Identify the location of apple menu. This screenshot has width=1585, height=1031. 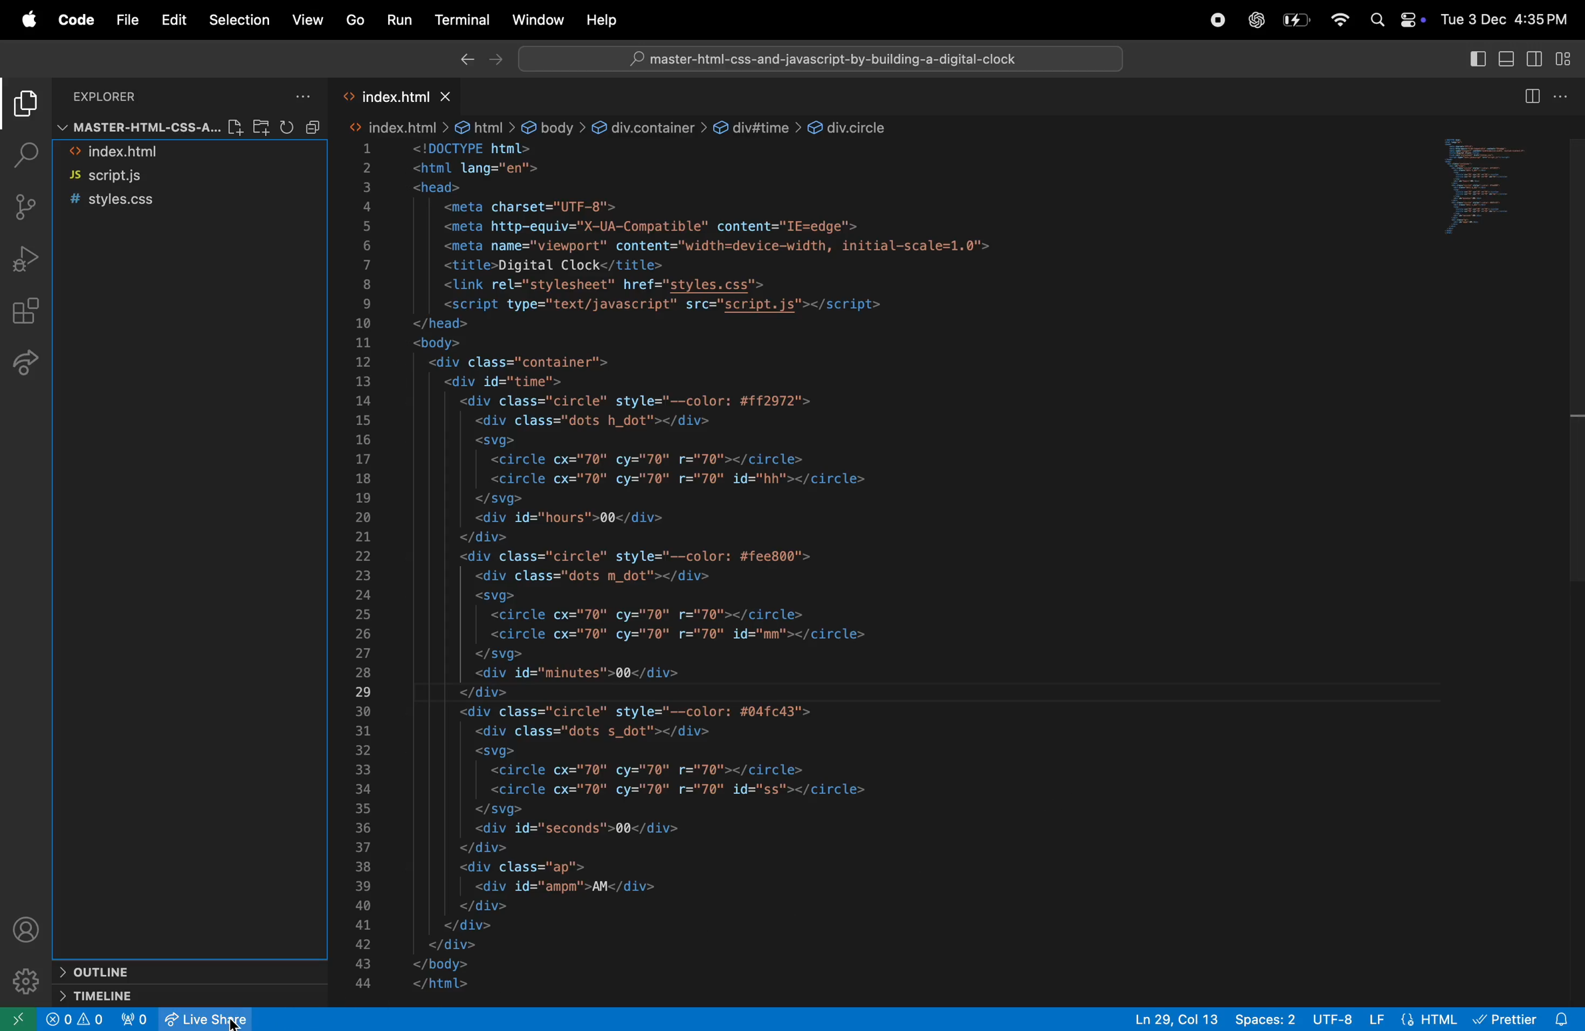
(22, 20).